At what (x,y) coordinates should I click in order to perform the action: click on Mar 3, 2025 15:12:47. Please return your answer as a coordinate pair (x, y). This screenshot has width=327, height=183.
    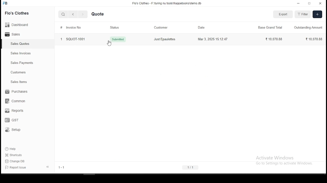
    Looking at the image, I should click on (216, 40).